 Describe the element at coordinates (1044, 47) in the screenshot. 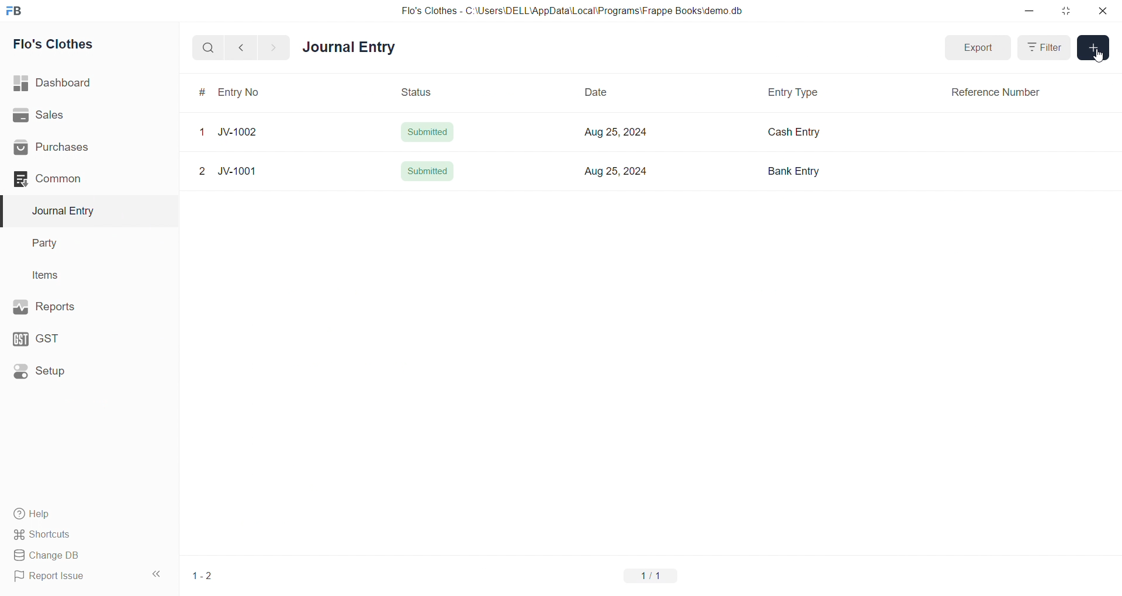

I see `Collapse` at that location.